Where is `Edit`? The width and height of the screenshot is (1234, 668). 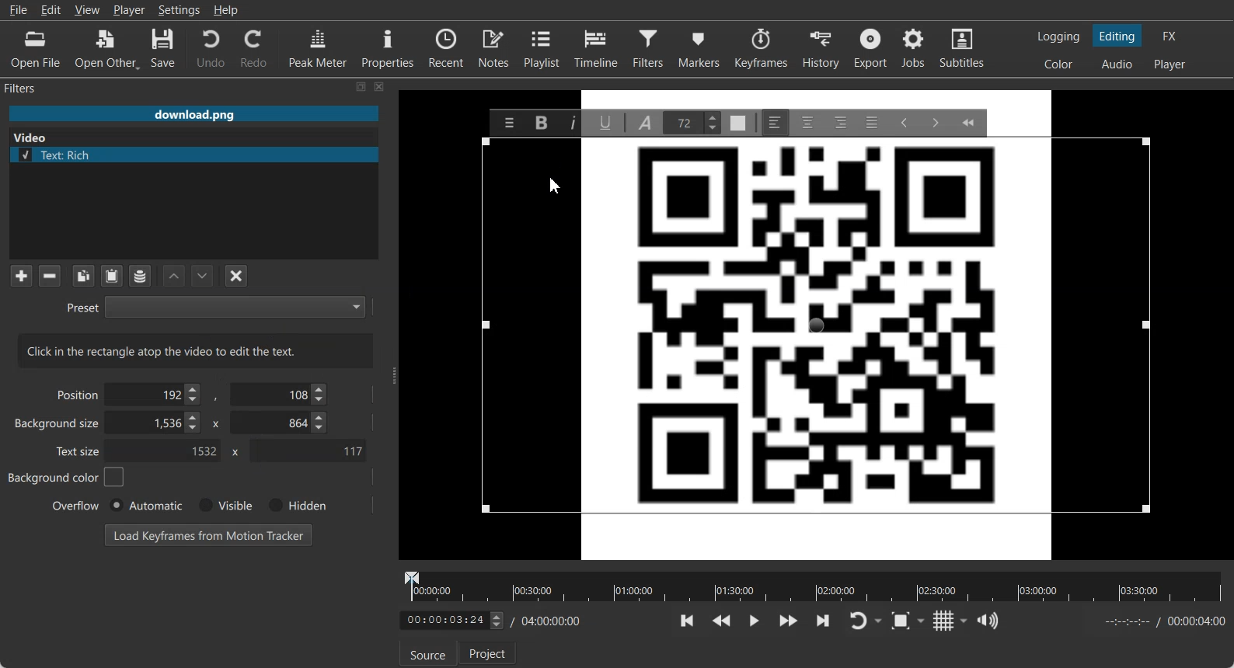 Edit is located at coordinates (51, 9).